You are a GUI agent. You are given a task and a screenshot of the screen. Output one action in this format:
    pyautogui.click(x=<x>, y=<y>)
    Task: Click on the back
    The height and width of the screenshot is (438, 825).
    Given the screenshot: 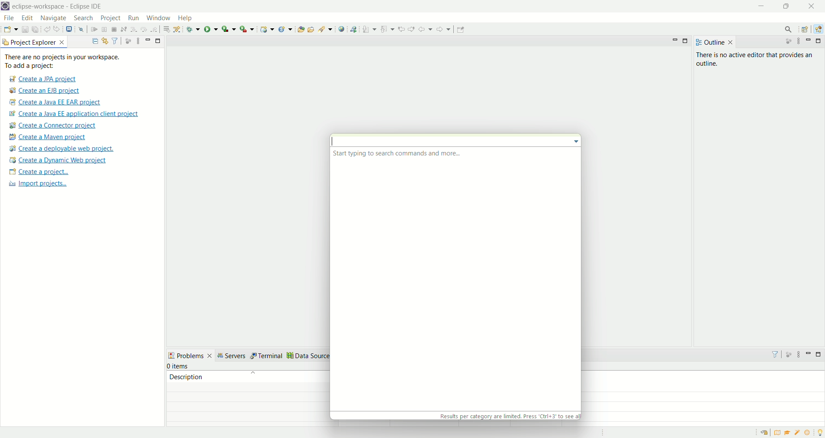 What is the action you would take?
    pyautogui.click(x=425, y=29)
    